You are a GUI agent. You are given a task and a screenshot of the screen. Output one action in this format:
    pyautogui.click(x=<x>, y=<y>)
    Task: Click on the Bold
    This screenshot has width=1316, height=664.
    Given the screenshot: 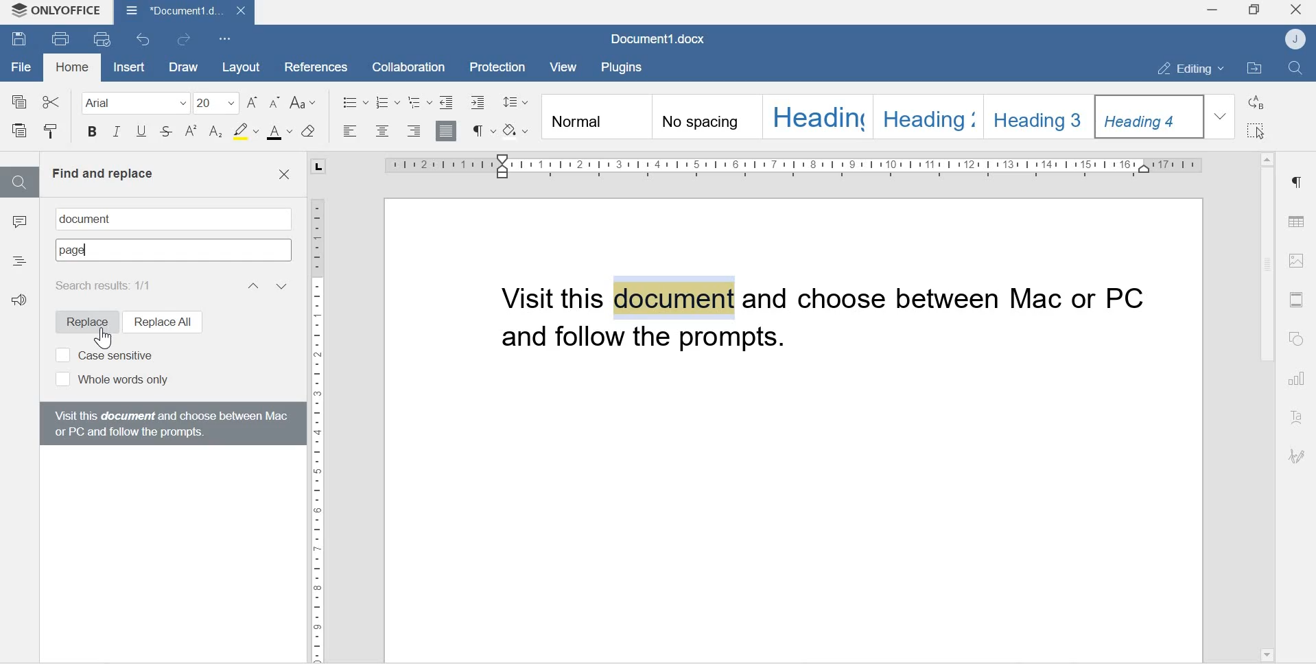 What is the action you would take?
    pyautogui.click(x=92, y=134)
    